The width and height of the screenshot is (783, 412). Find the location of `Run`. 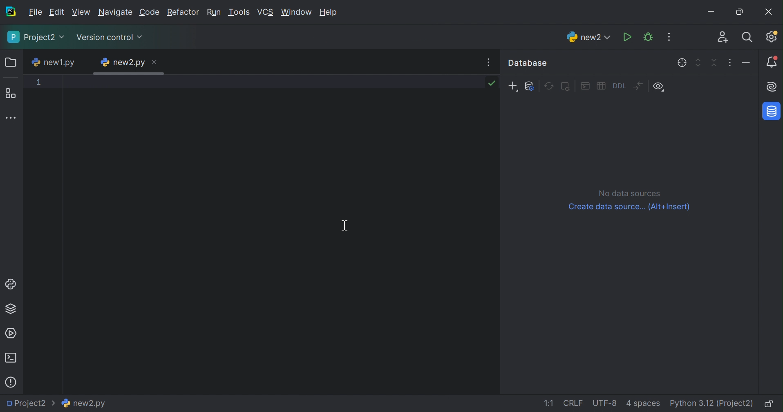

Run is located at coordinates (213, 11).